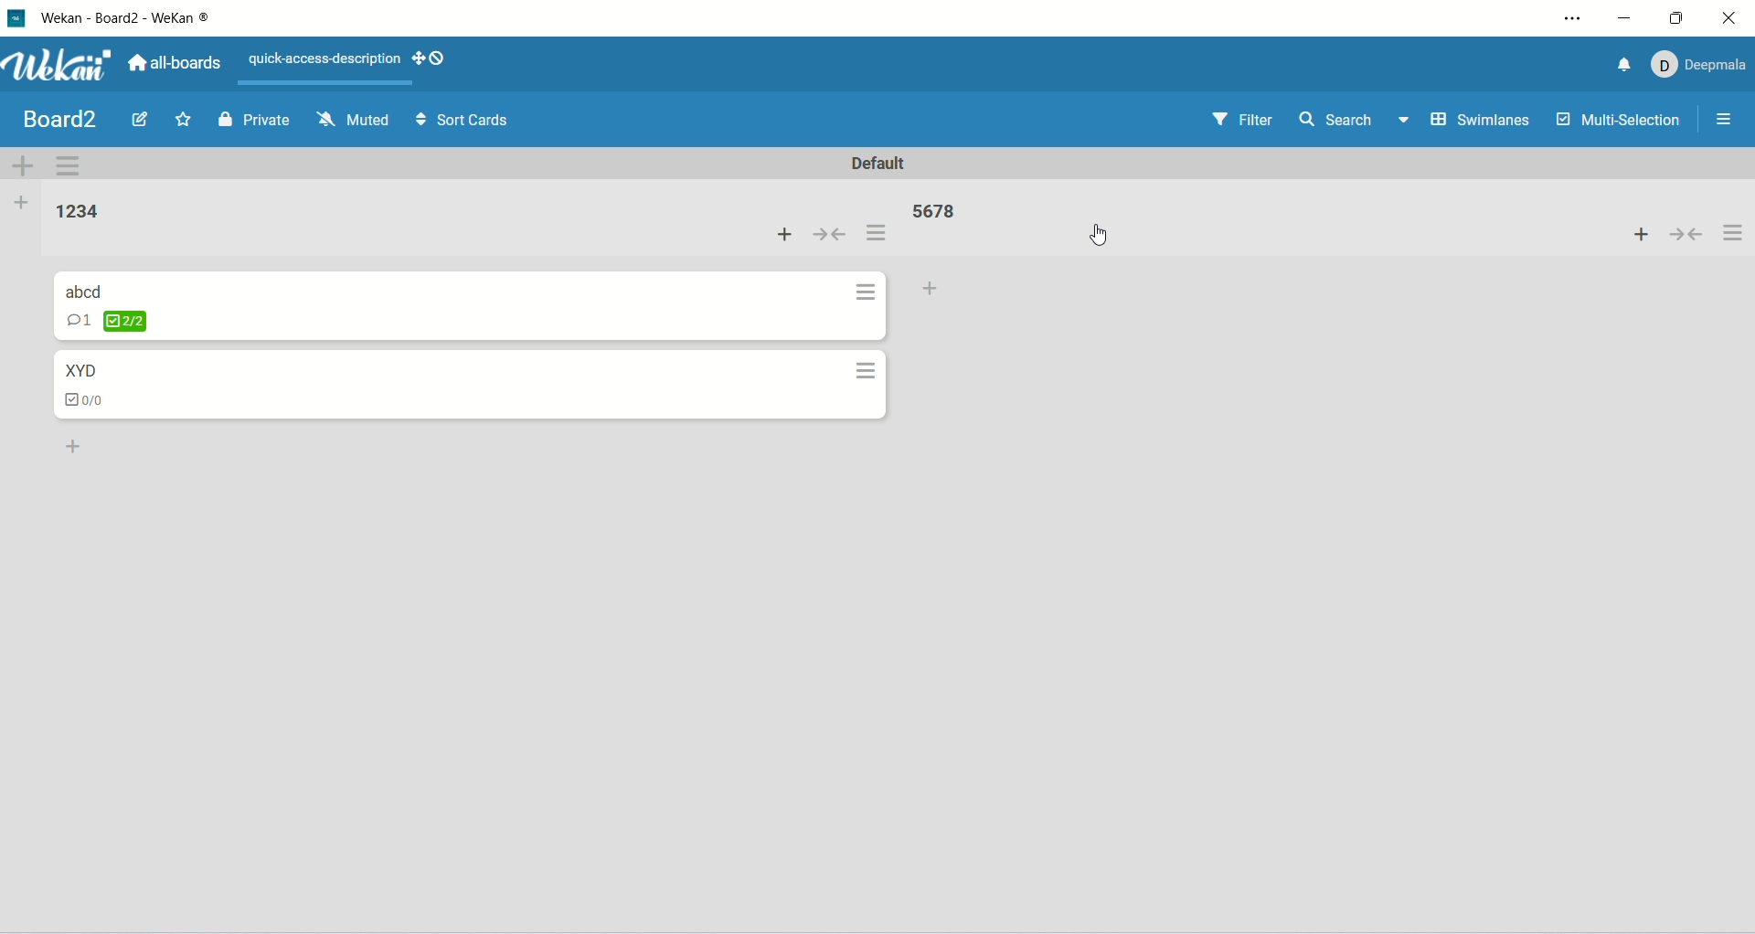 The width and height of the screenshot is (1755, 934). I want to click on add, so click(1637, 238).